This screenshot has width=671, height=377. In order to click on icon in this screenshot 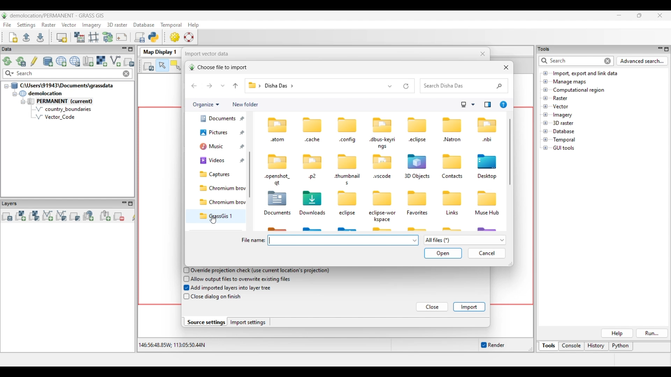, I will do `click(312, 161)`.